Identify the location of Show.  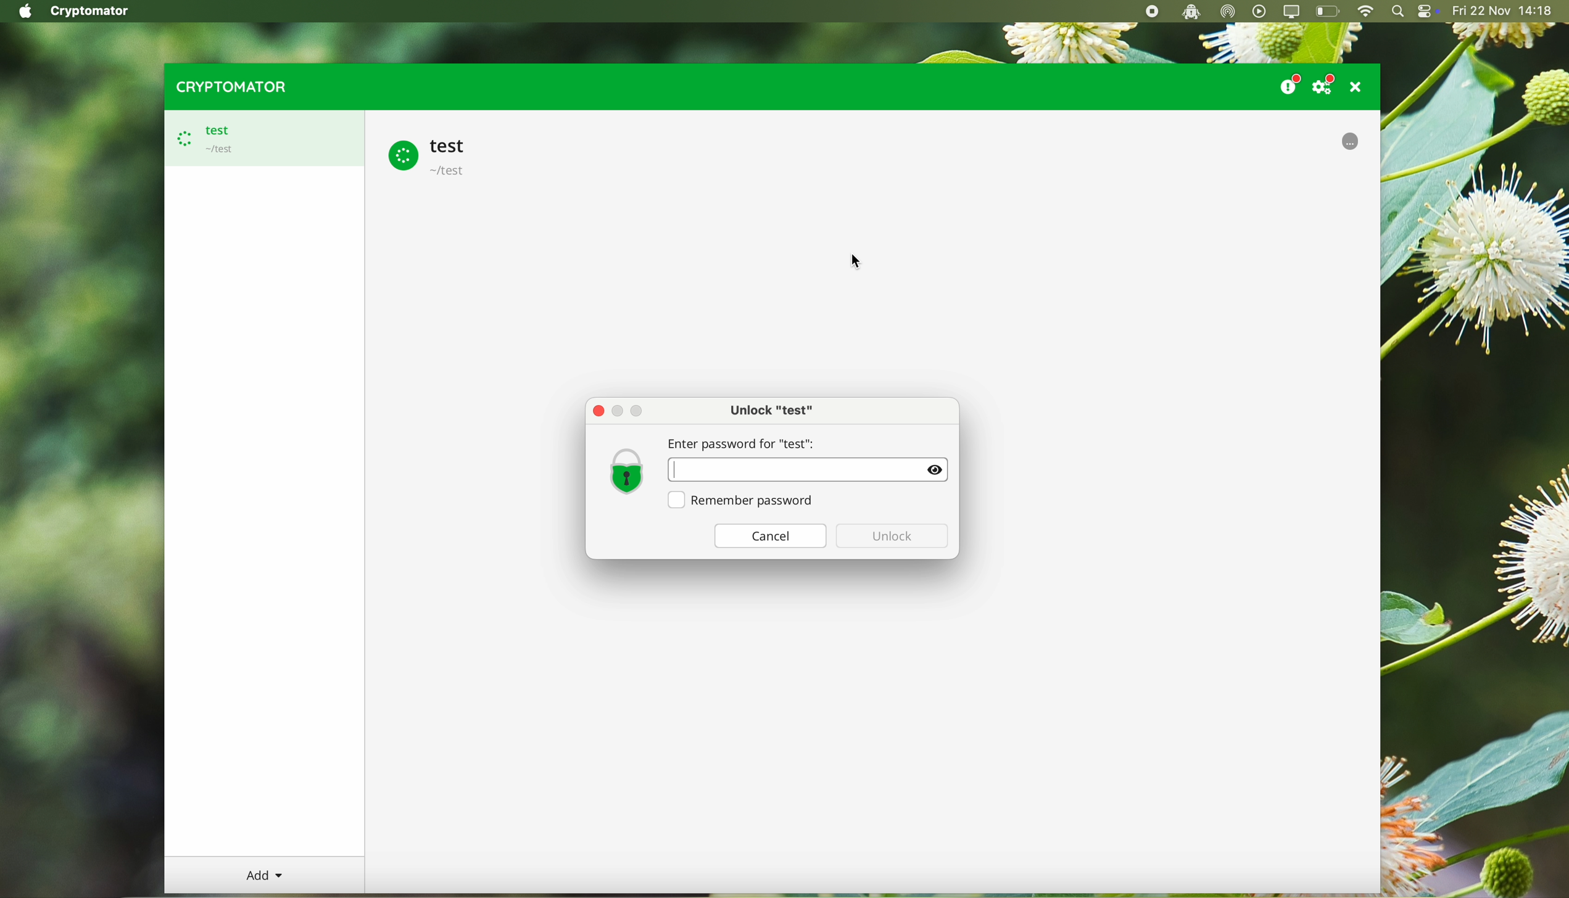
(935, 469).